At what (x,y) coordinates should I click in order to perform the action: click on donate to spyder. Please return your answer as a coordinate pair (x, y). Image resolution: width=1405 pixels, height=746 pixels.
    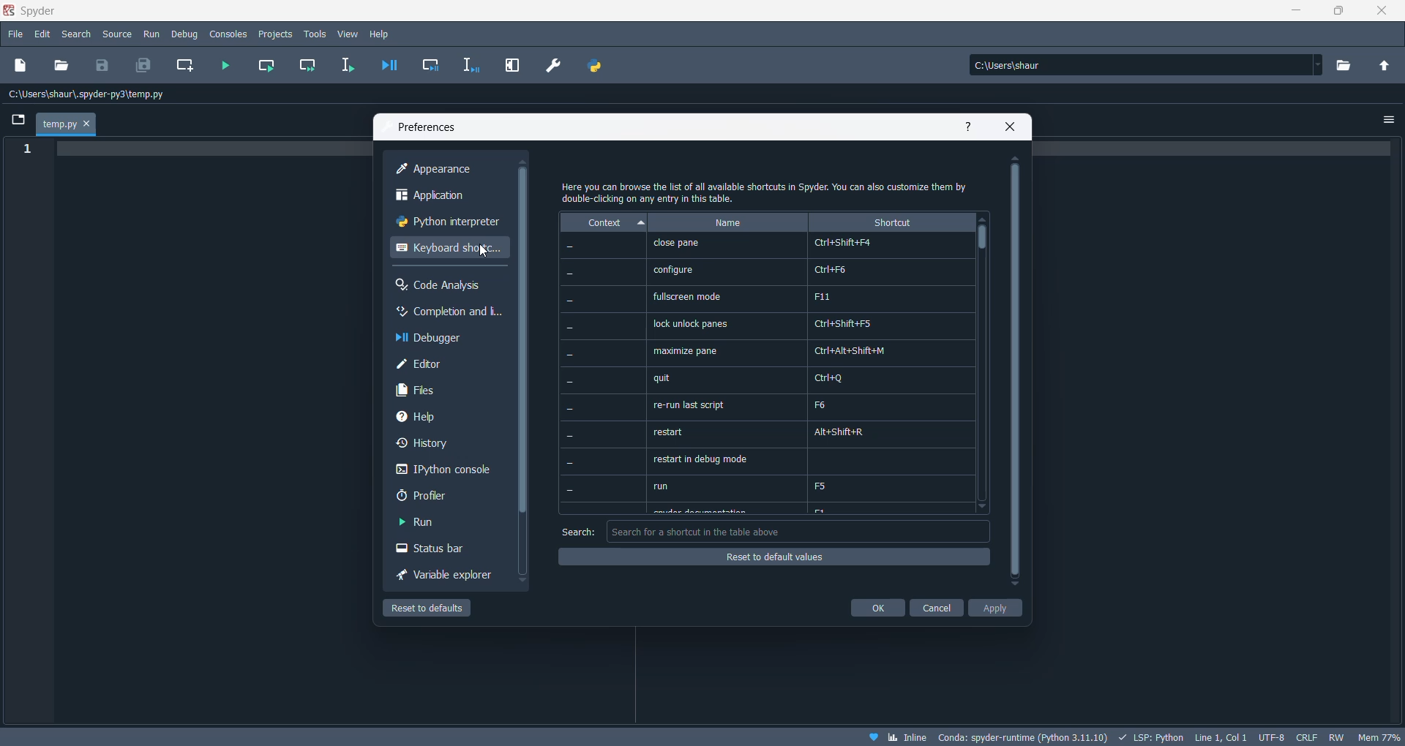
    Looking at the image, I should click on (872, 736).